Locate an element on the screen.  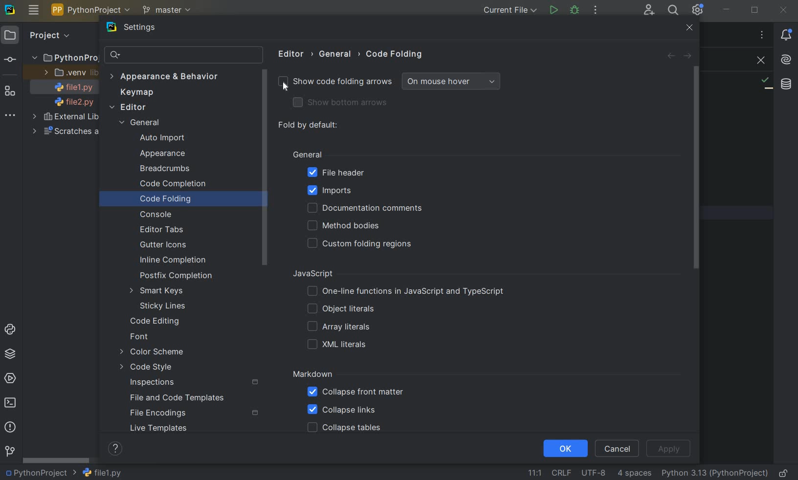
FILE AND CODE TEMPLATES is located at coordinates (179, 397).